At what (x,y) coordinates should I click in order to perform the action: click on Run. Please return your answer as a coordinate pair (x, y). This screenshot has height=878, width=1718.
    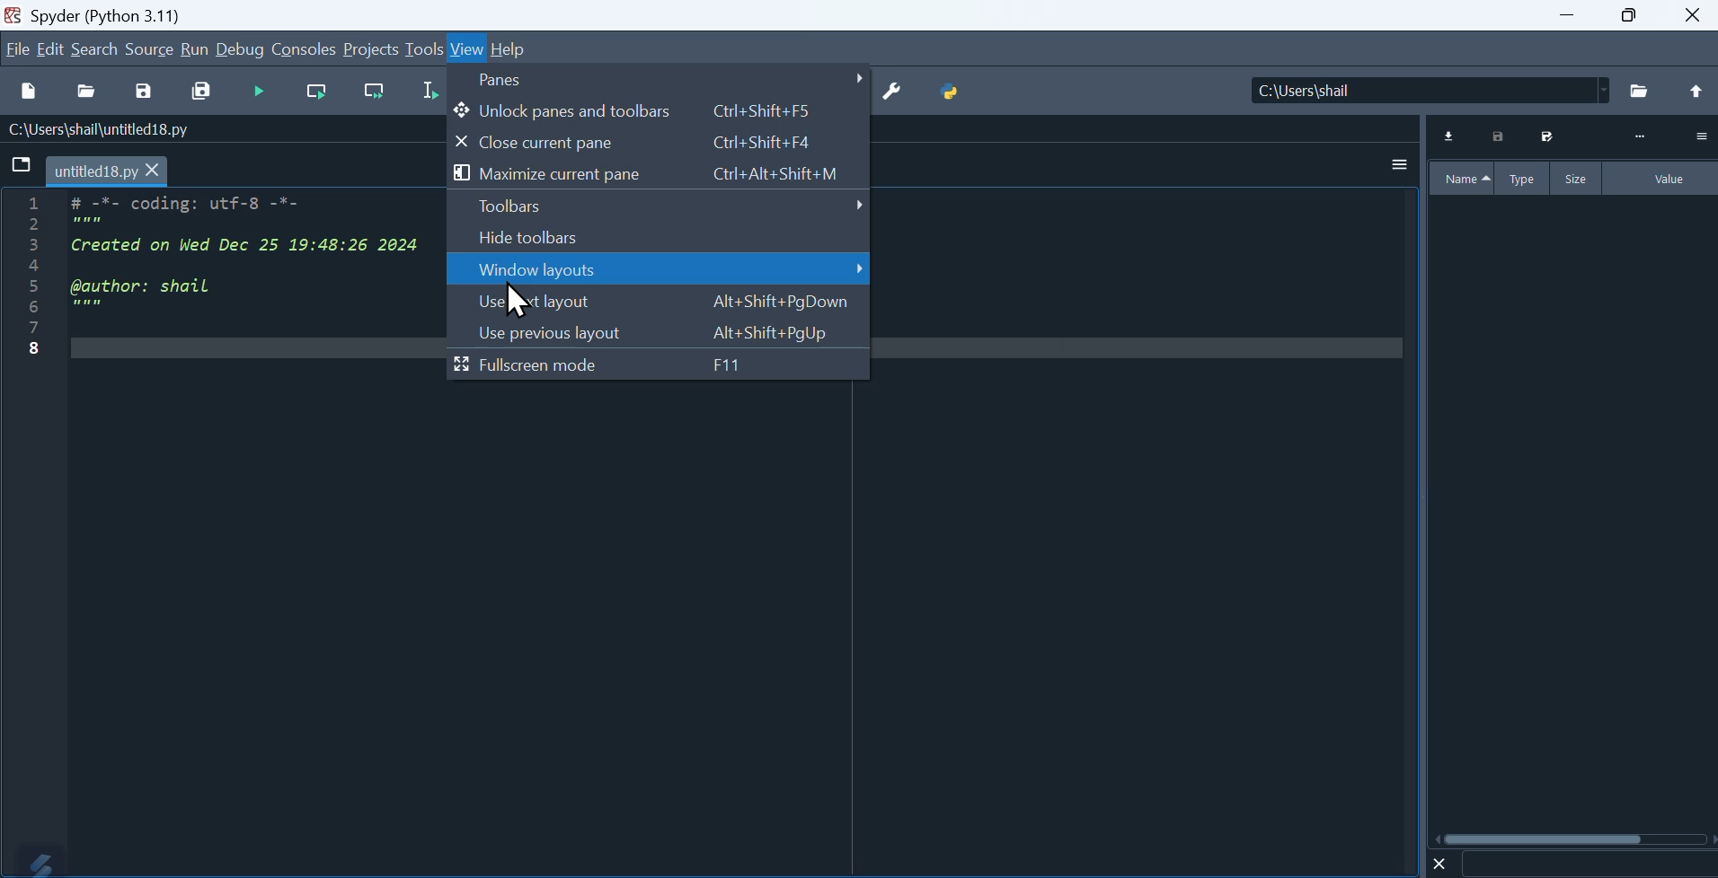
    Looking at the image, I should click on (194, 48).